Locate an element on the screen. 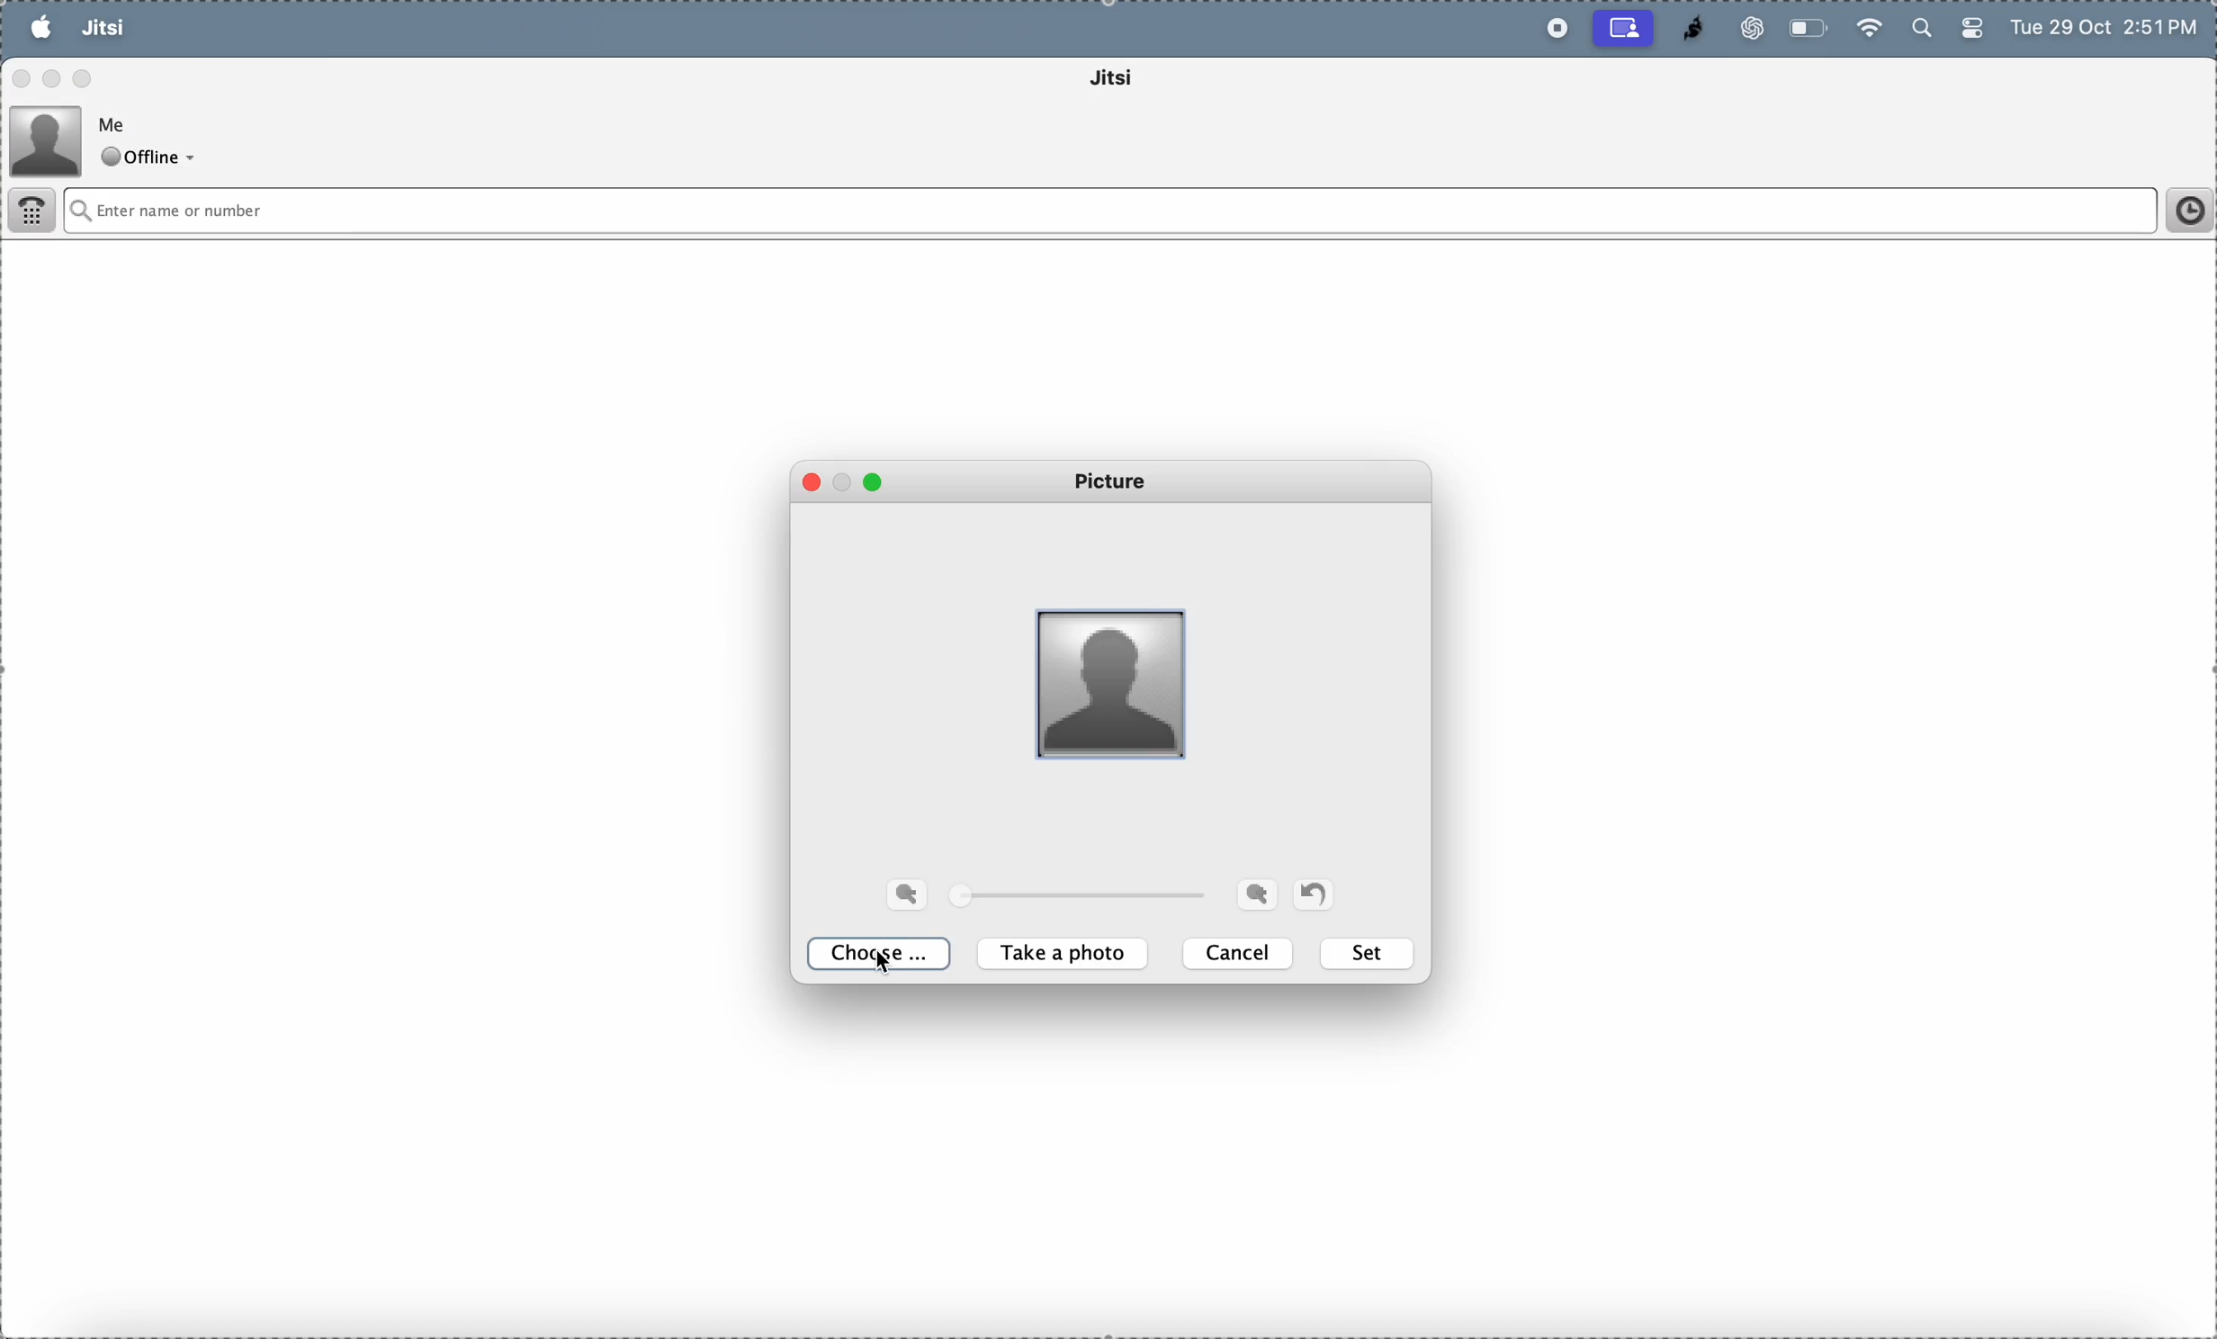 Image resolution: width=2217 pixels, height=1339 pixels. Me is located at coordinates (117, 122).